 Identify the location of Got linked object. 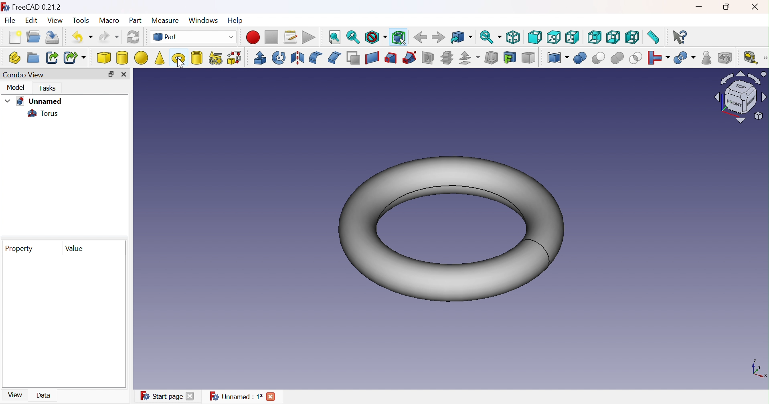
(461, 38).